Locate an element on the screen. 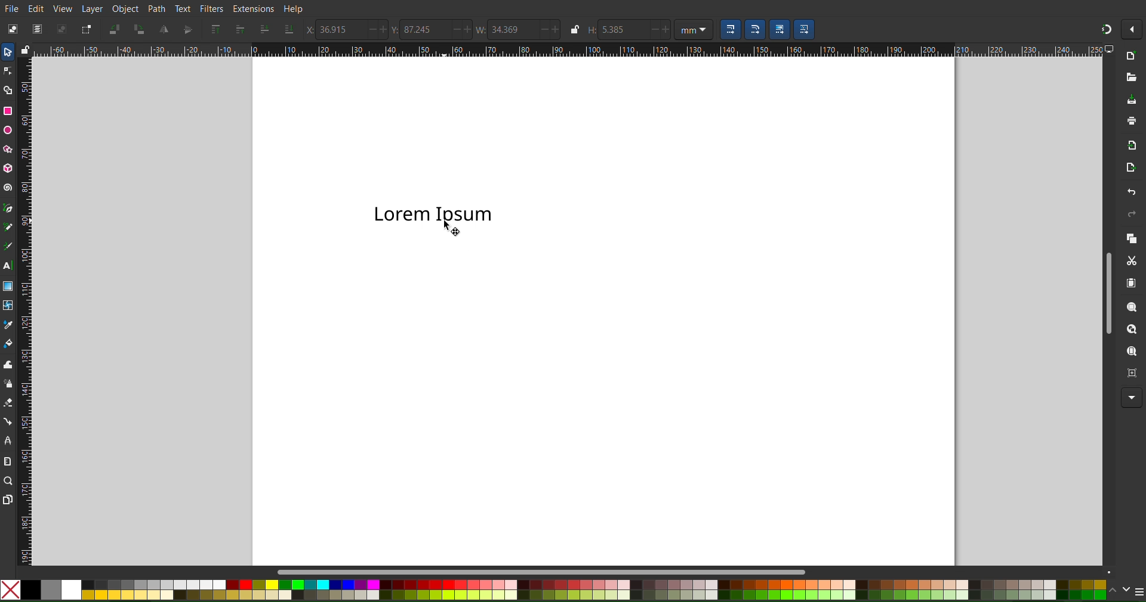  Measure is located at coordinates (7, 462).